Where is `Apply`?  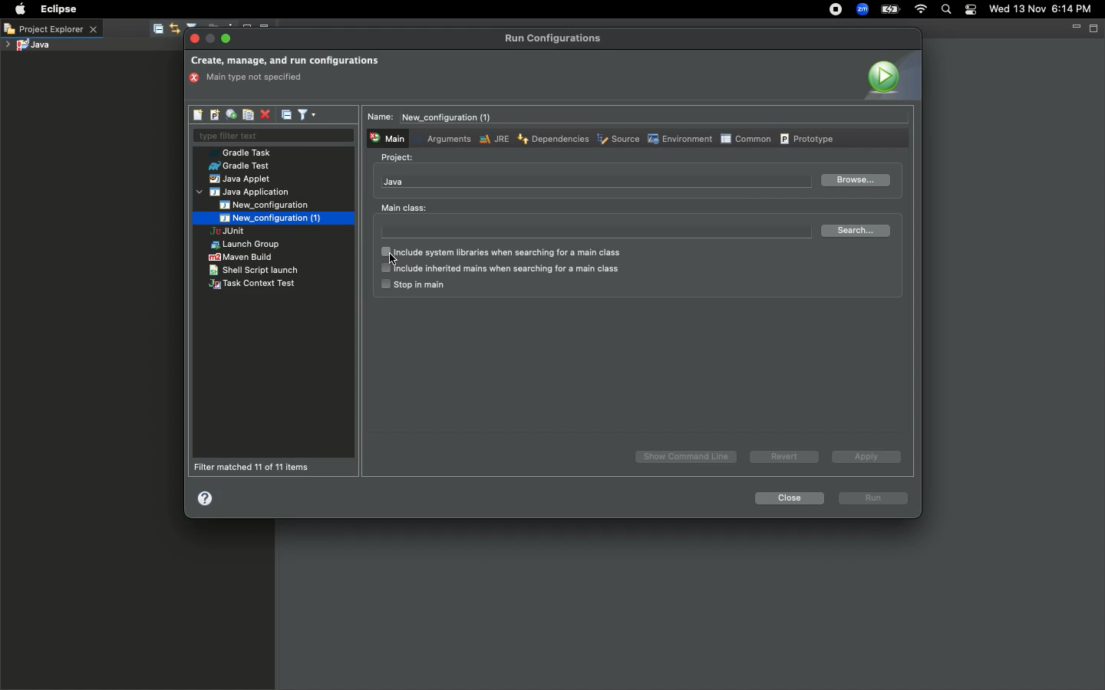 Apply is located at coordinates (863, 456).